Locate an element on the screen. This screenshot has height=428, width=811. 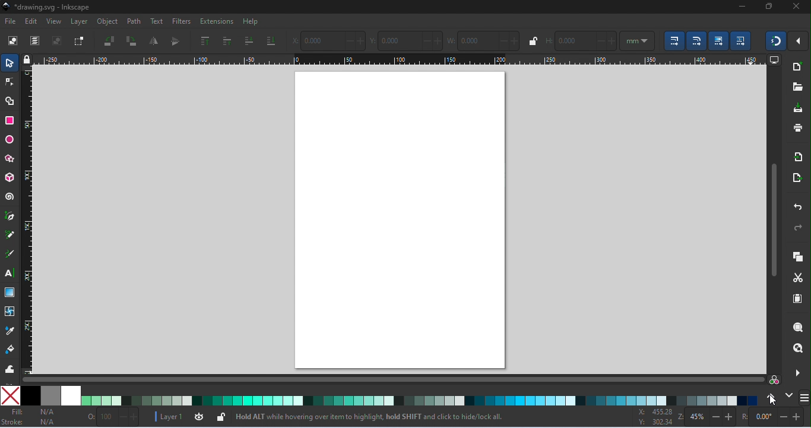
layer is located at coordinates (78, 22).